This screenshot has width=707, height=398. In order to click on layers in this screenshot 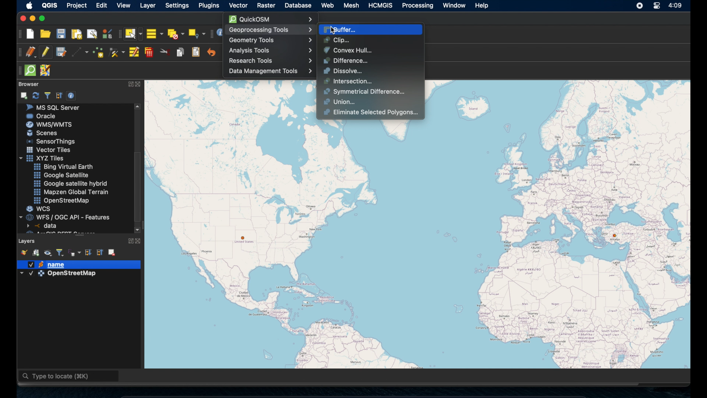, I will do `click(27, 240)`.